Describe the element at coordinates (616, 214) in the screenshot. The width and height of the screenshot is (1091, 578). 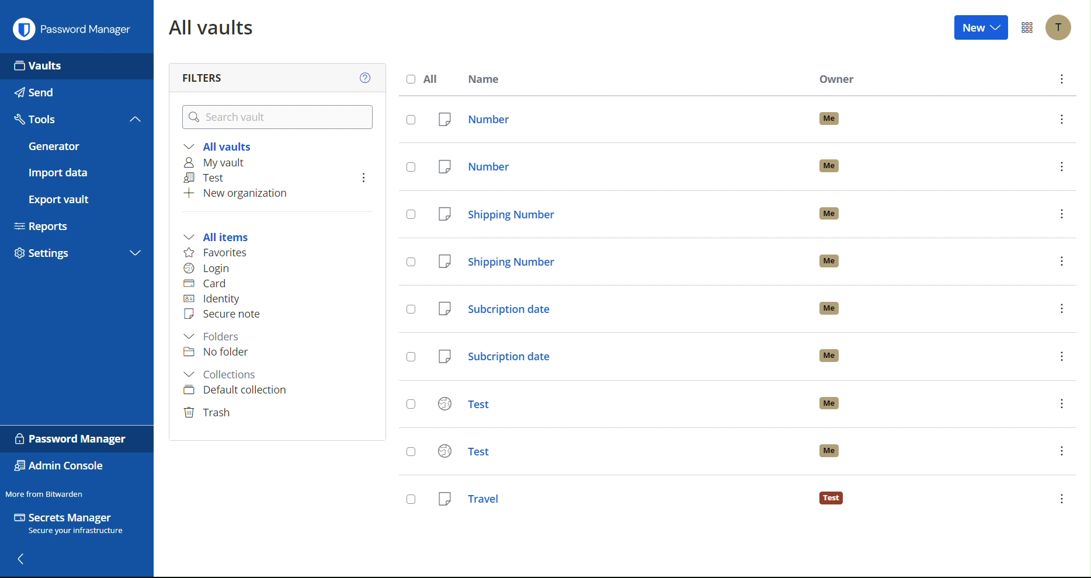
I see `shipping number` at that location.